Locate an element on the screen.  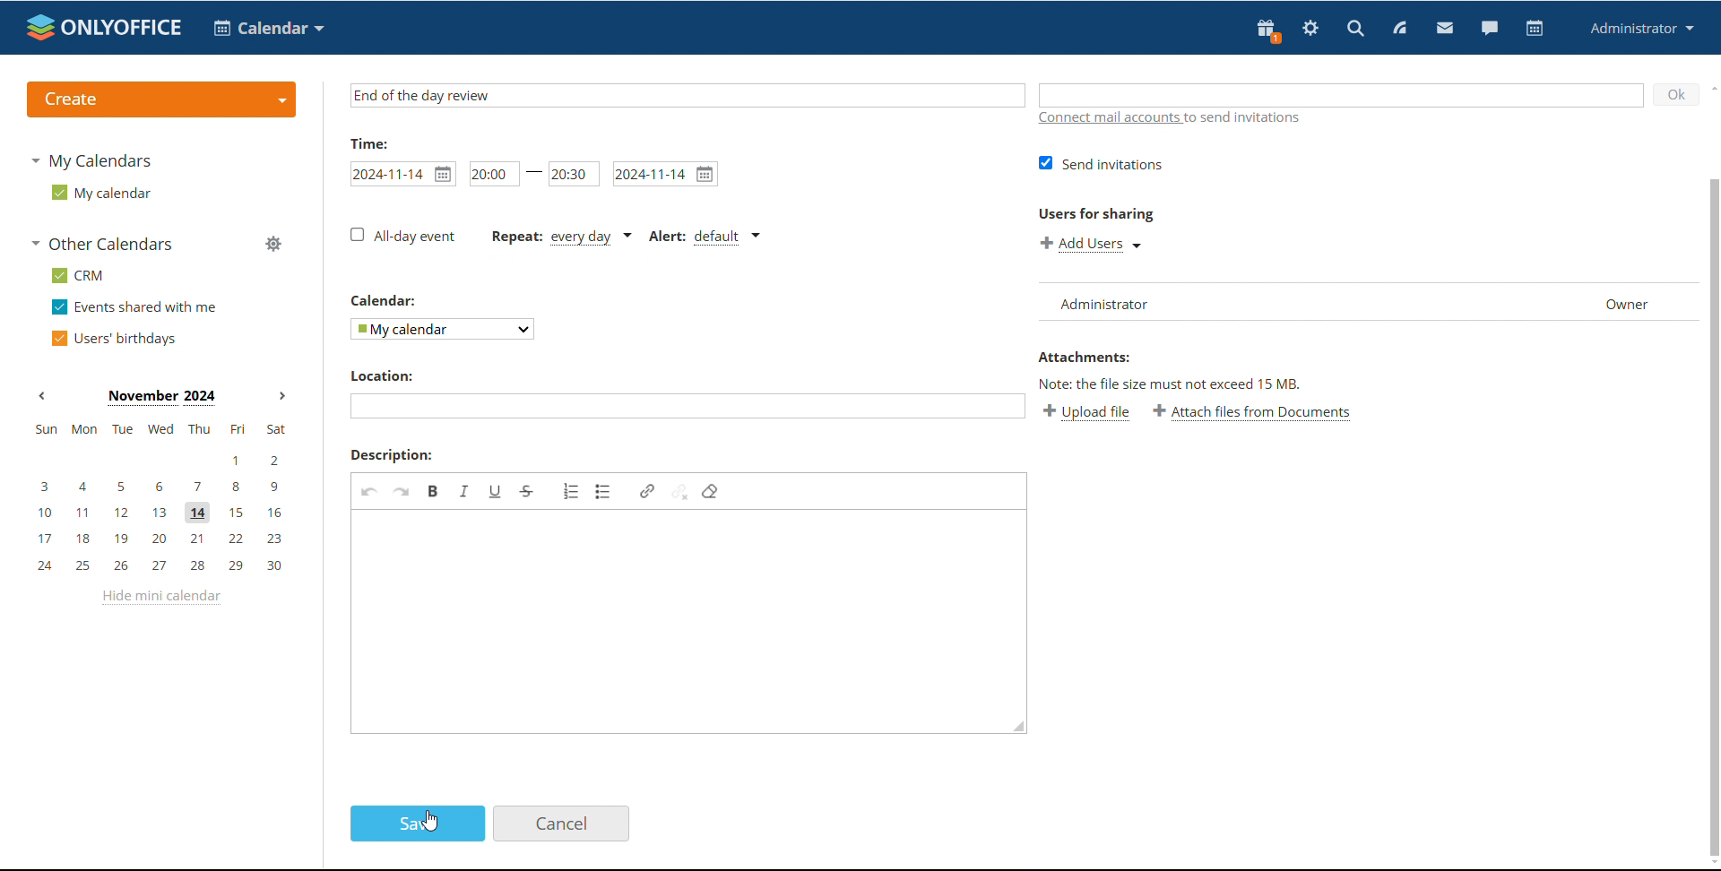
users' birthdays is located at coordinates (112, 339).